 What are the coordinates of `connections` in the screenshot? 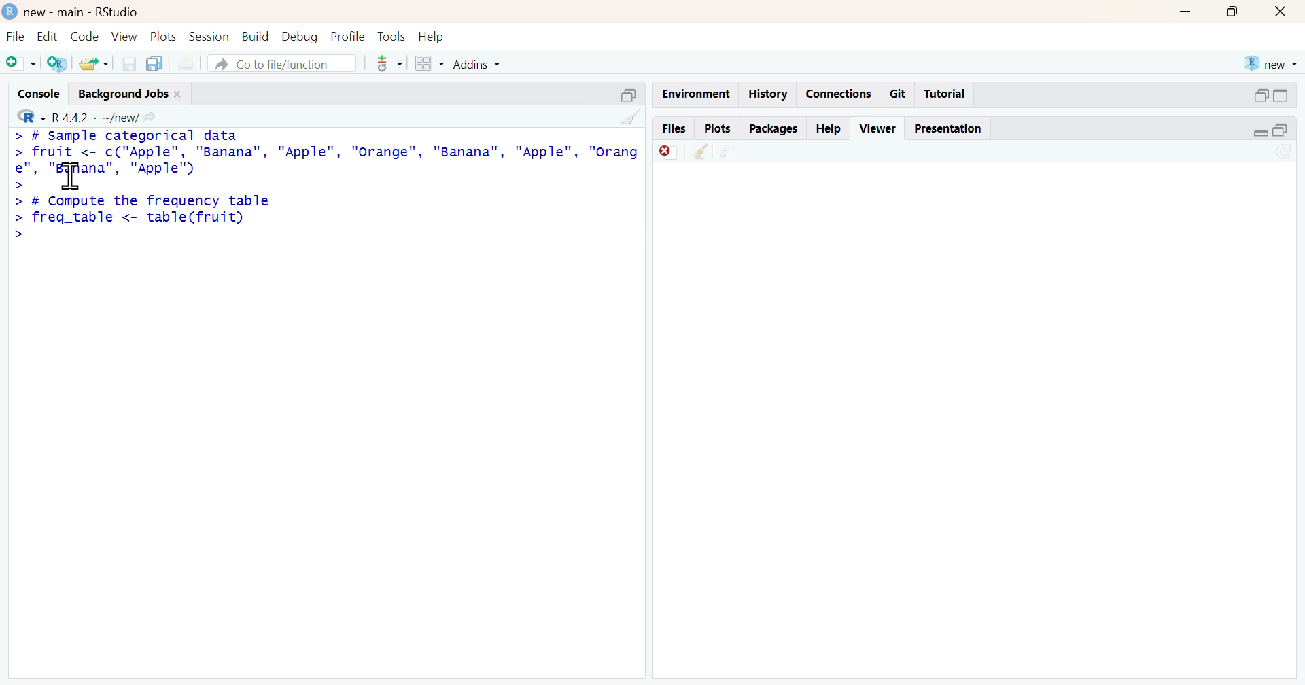 It's located at (839, 94).